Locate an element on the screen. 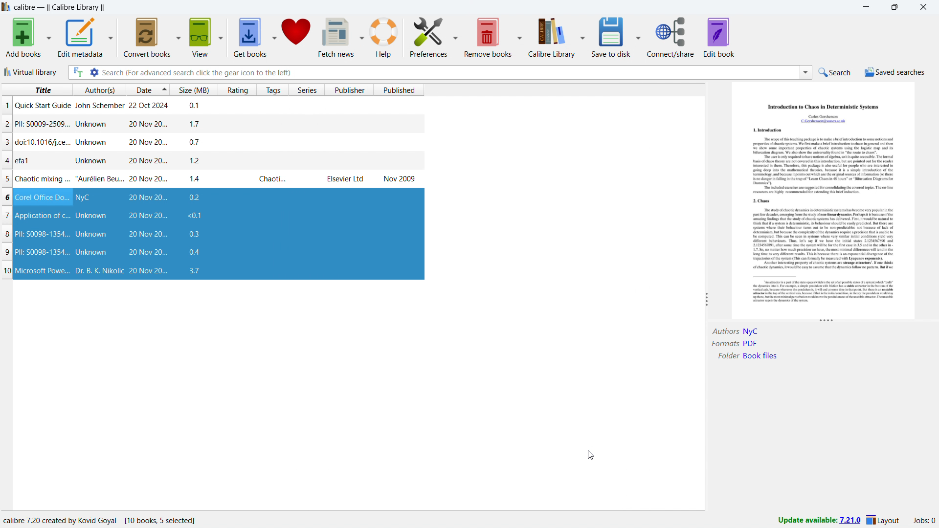  calibre library is located at coordinates (551, 37).